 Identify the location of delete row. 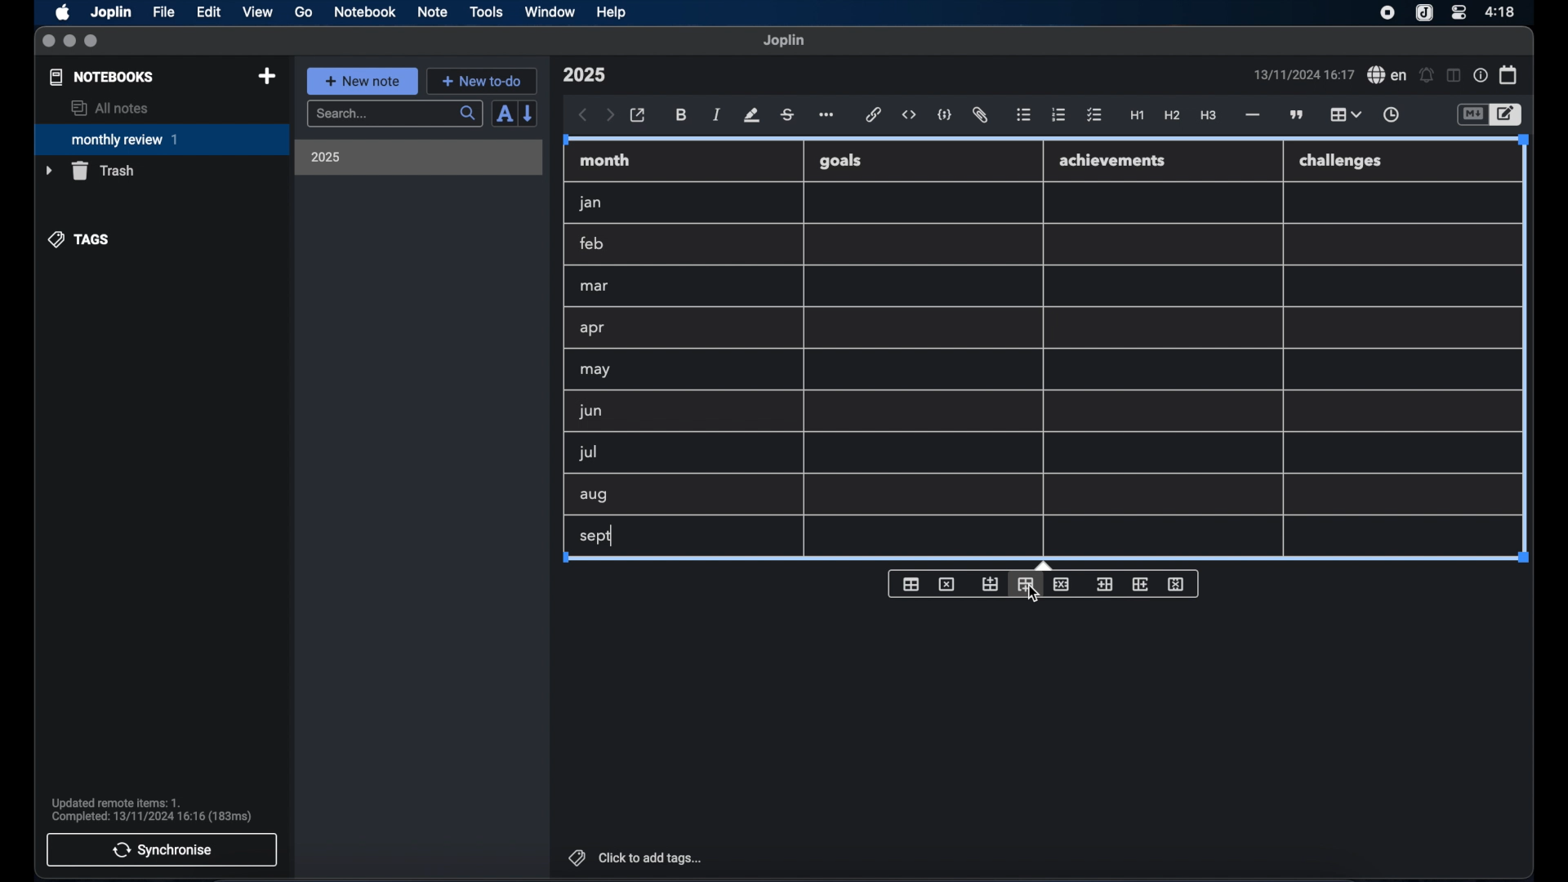
(1062, 583).